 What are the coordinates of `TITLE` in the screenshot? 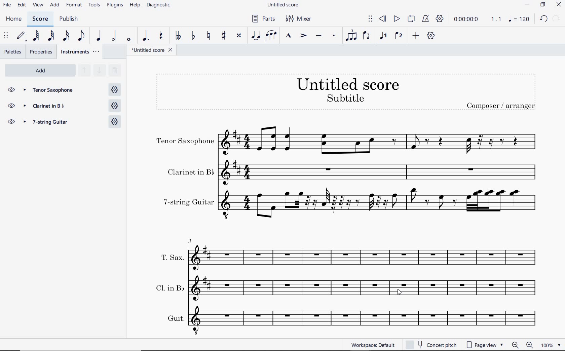 It's located at (347, 91).